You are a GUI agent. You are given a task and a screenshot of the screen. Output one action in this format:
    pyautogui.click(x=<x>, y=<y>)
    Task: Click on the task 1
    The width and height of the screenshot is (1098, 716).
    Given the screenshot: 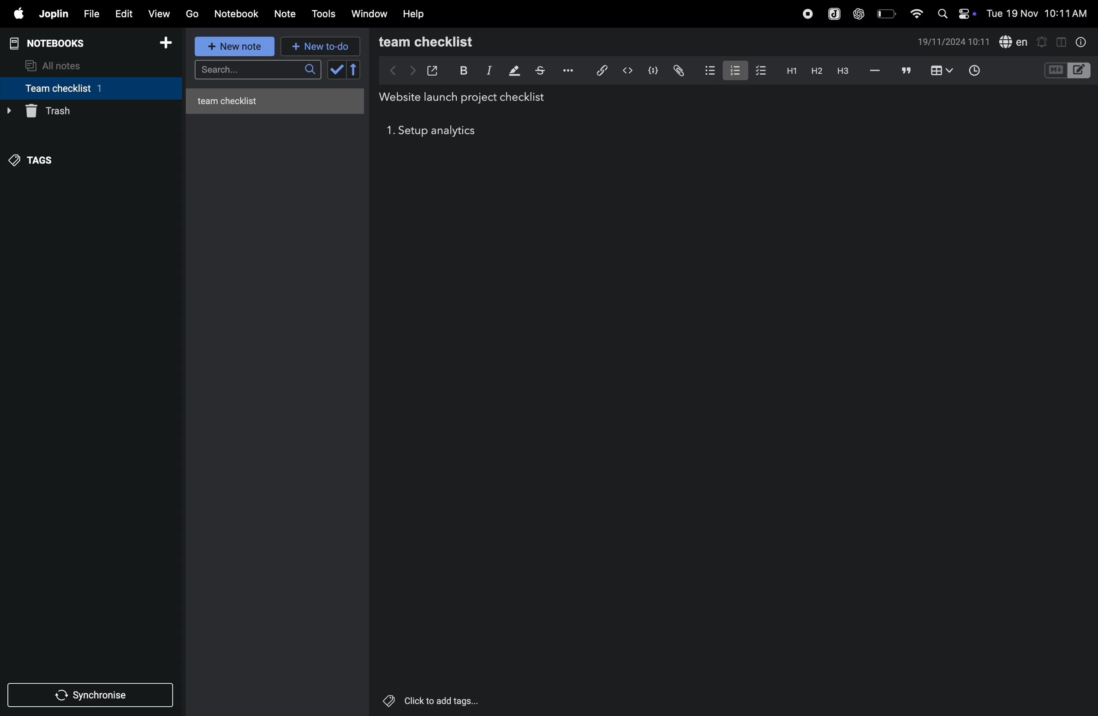 What is the action you would take?
    pyautogui.click(x=389, y=132)
    